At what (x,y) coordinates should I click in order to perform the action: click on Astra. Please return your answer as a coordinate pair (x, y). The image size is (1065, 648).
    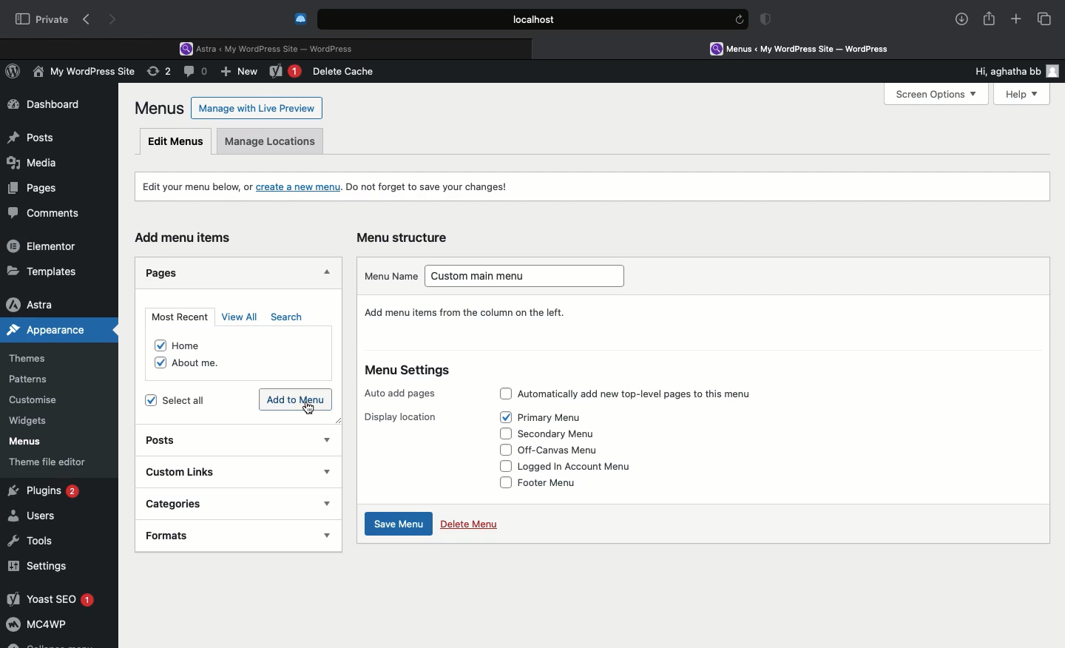
    Looking at the image, I should click on (44, 304).